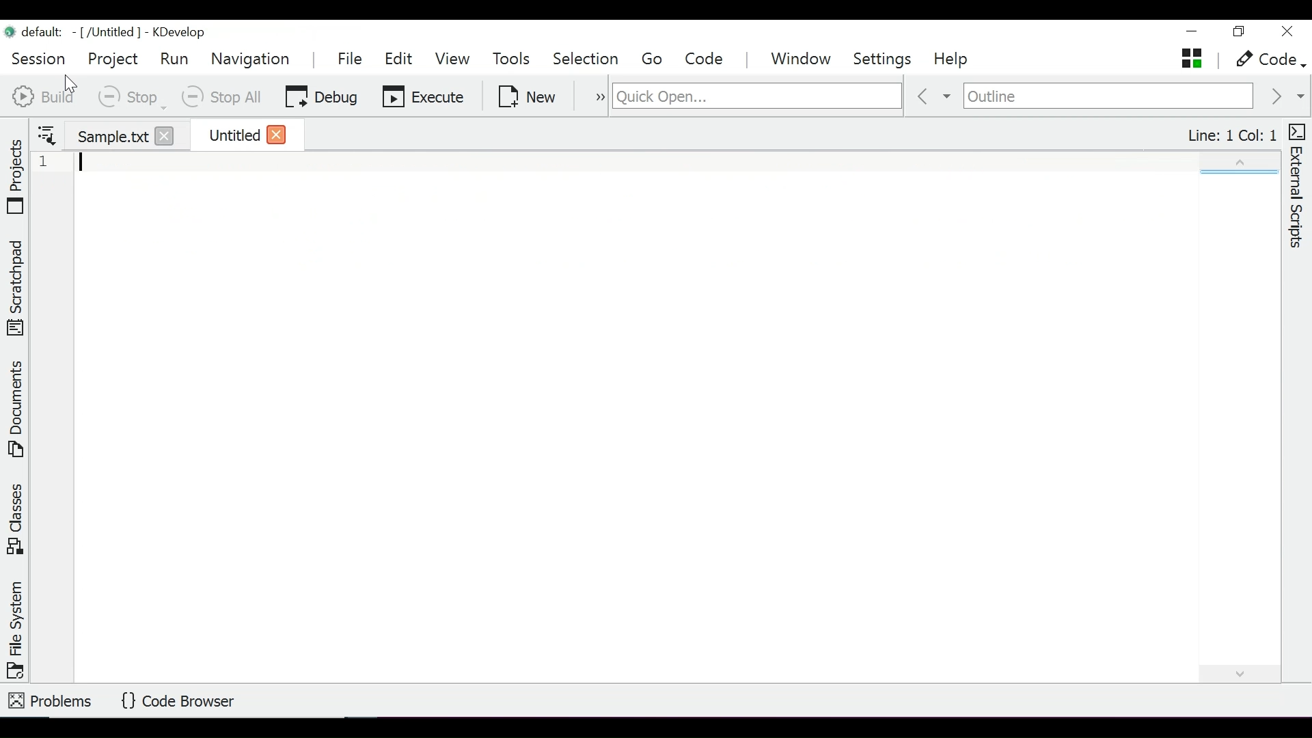 Image resolution: width=1312 pixels, height=738 pixels. What do you see at coordinates (176, 701) in the screenshot?
I see `Code Browser` at bounding box center [176, 701].